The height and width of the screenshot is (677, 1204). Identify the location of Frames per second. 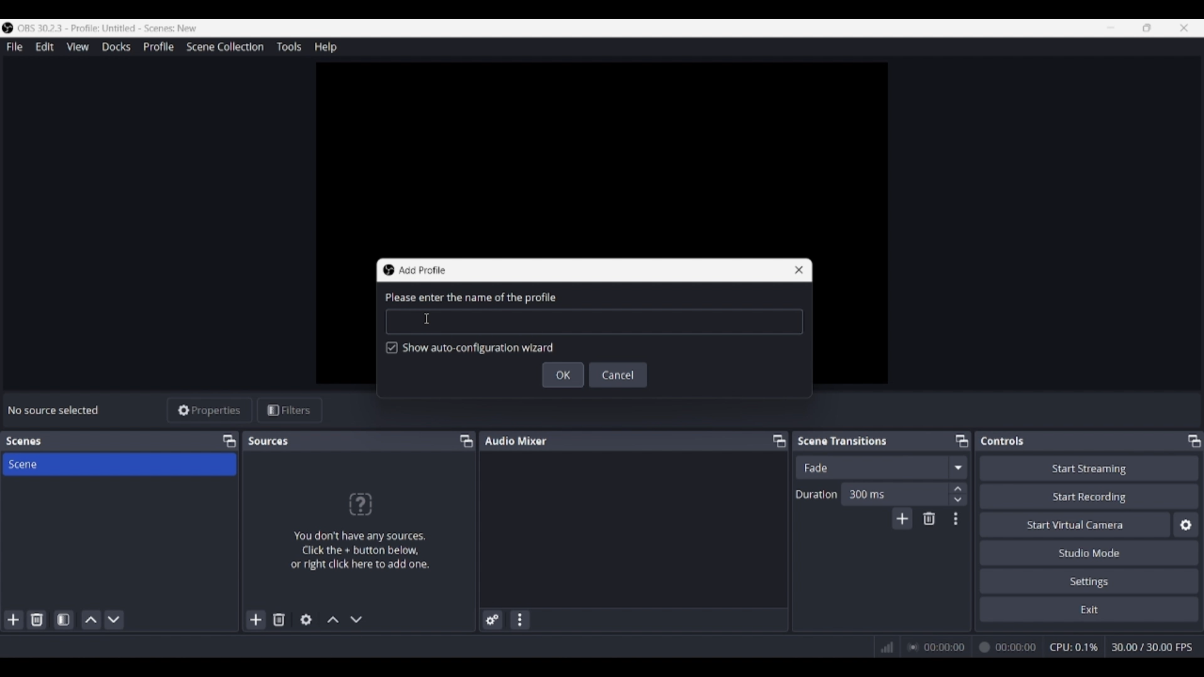
(1152, 648).